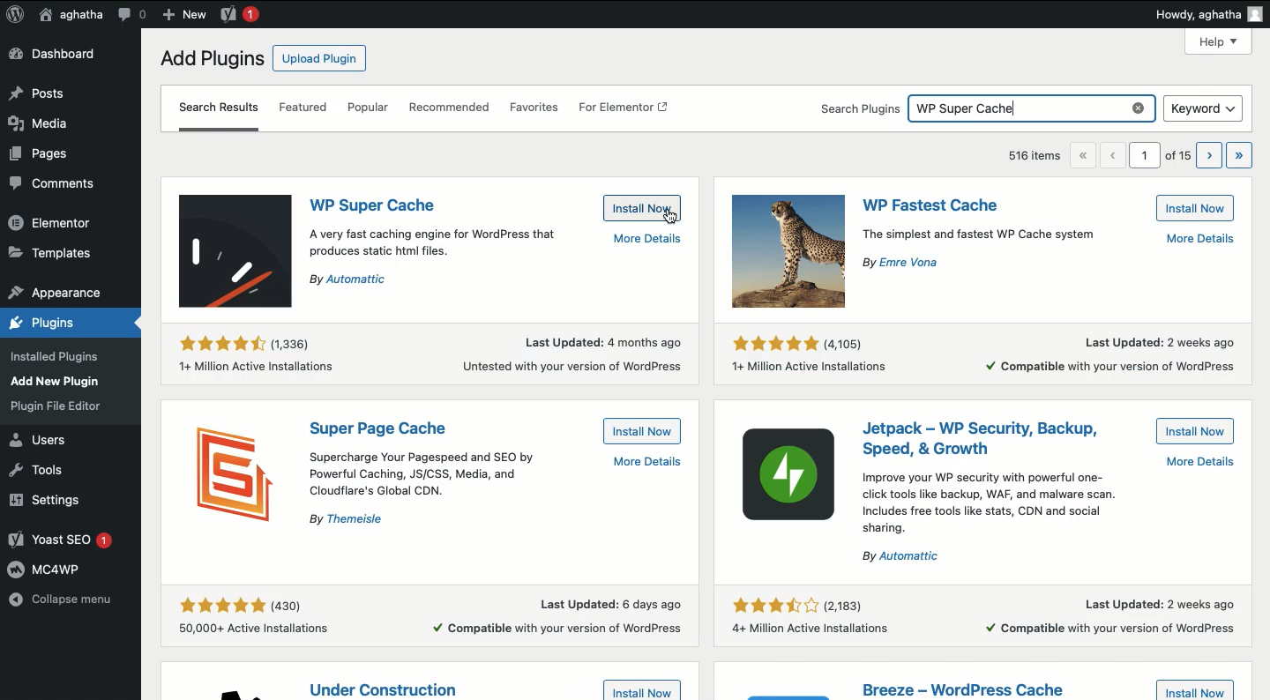 Image resolution: width=1270 pixels, height=700 pixels. Describe the element at coordinates (214, 107) in the screenshot. I see `search results` at that location.